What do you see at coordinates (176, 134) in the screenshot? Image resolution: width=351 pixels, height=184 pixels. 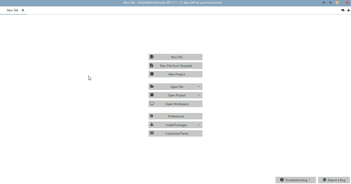 I see `customize panes` at bounding box center [176, 134].